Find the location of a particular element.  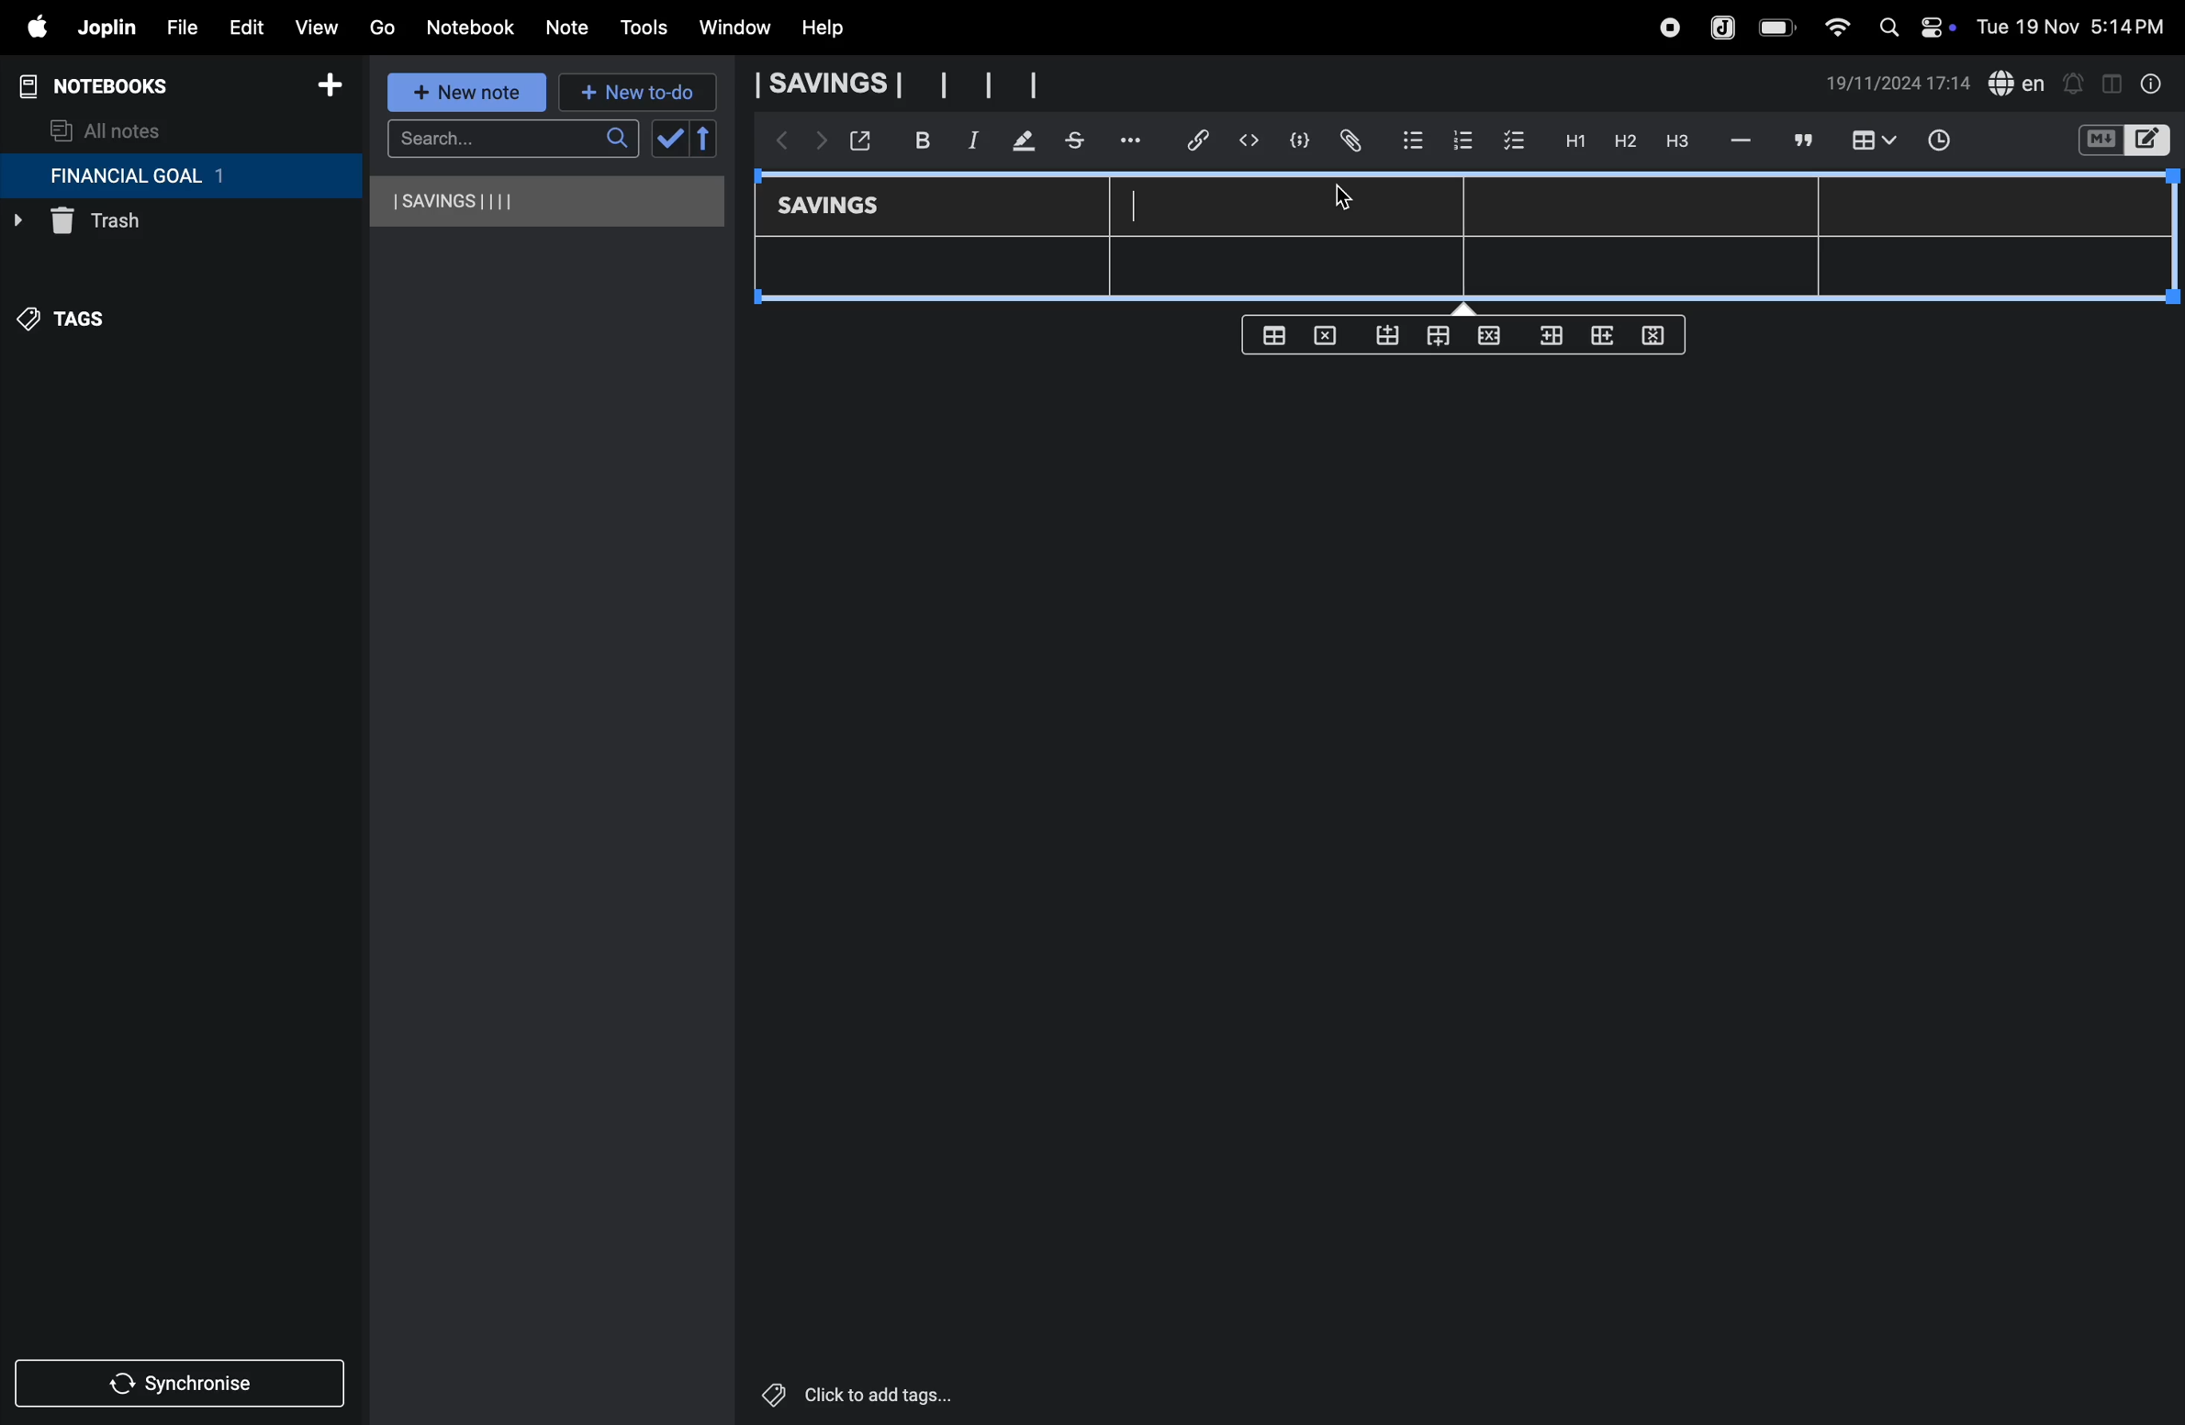

H1 is located at coordinates (1573, 141).